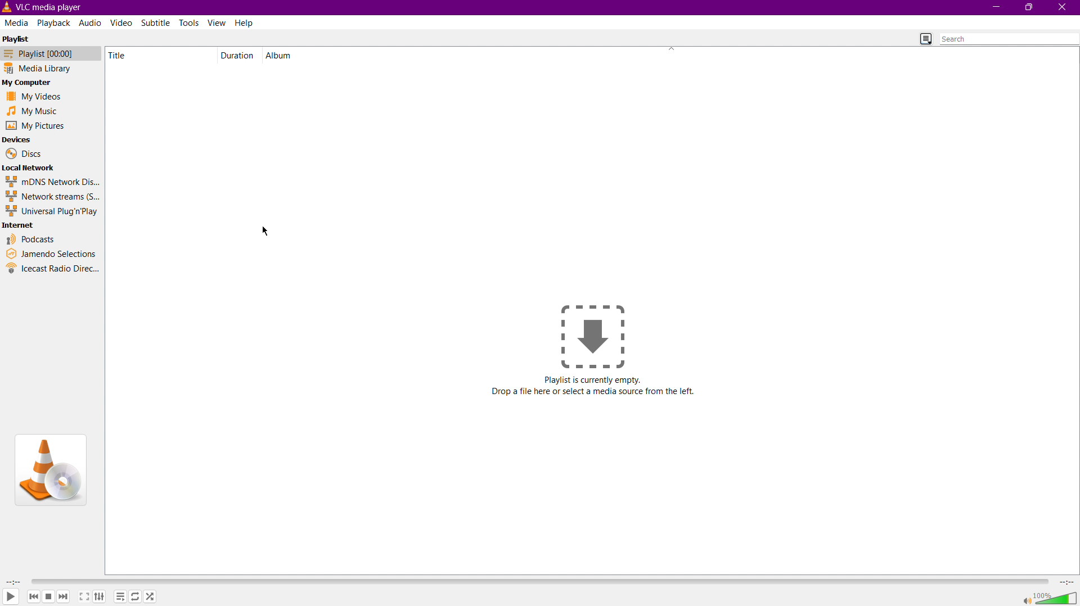 This screenshot has width=1080, height=606. I want to click on My Music, so click(33, 111).